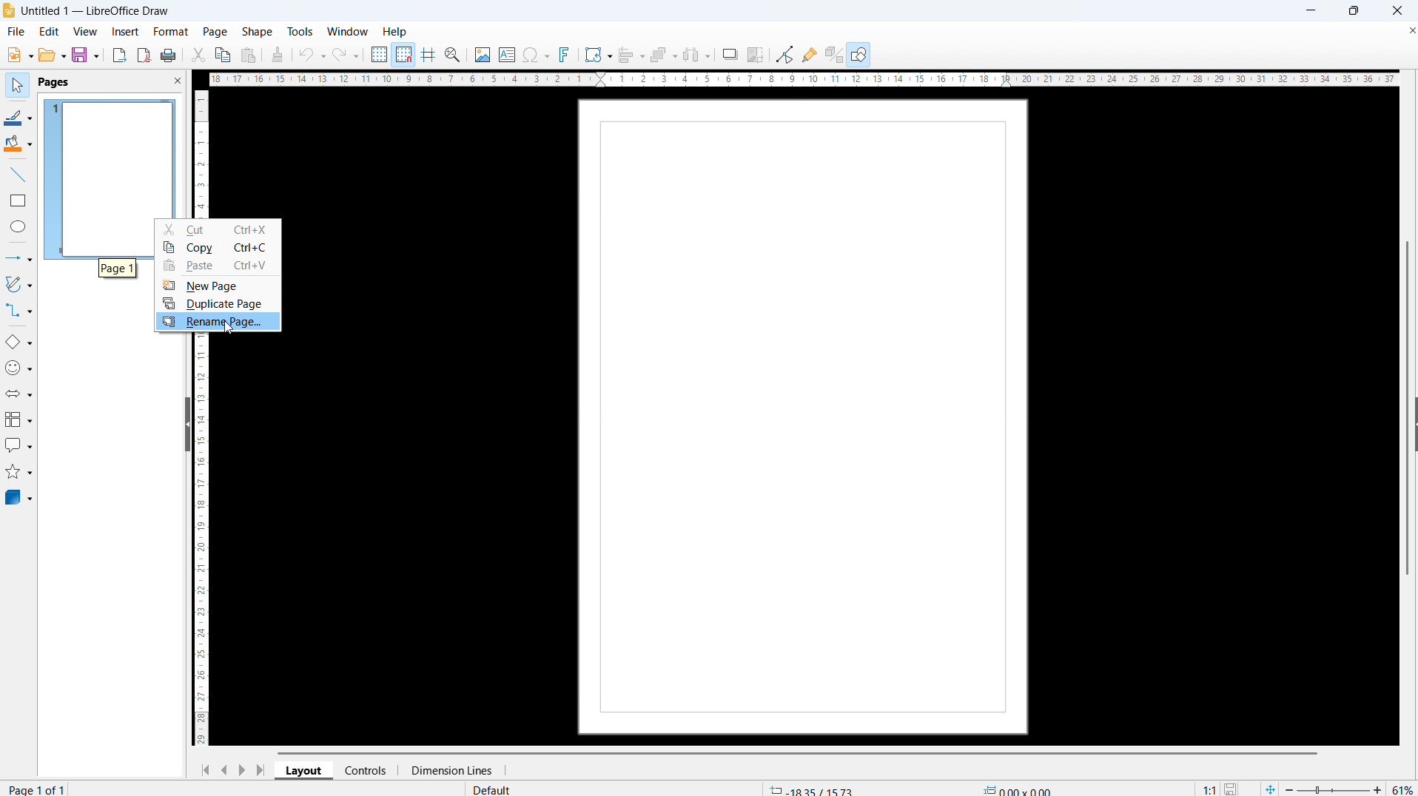  I want to click on toggle point edit mode, so click(784, 54).